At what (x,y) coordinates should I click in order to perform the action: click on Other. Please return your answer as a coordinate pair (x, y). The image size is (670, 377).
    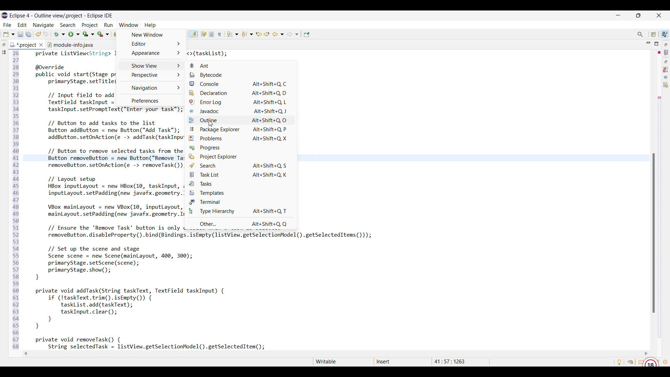
    Looking at the image, I should click on (241, 223).